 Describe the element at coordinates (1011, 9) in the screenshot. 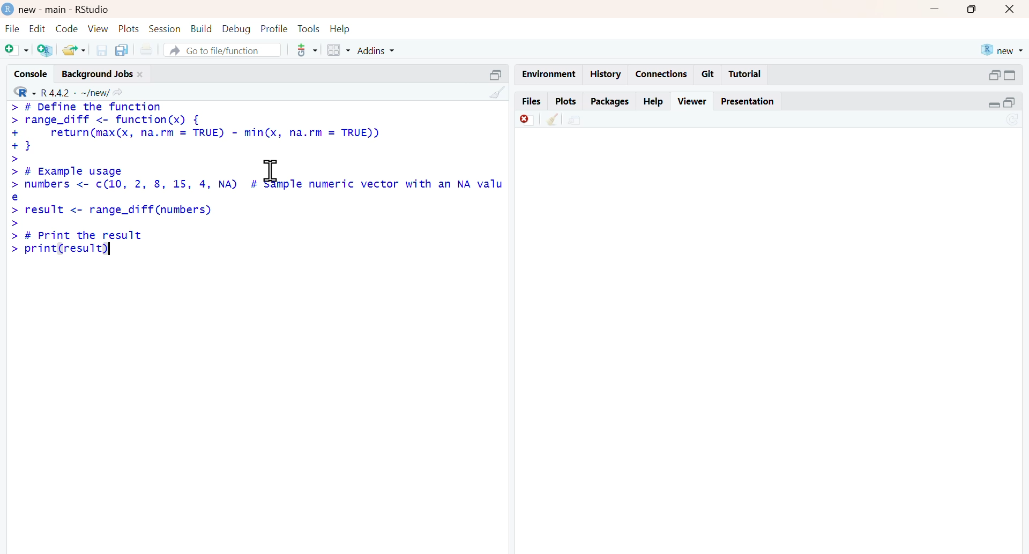

I see `` at that location.